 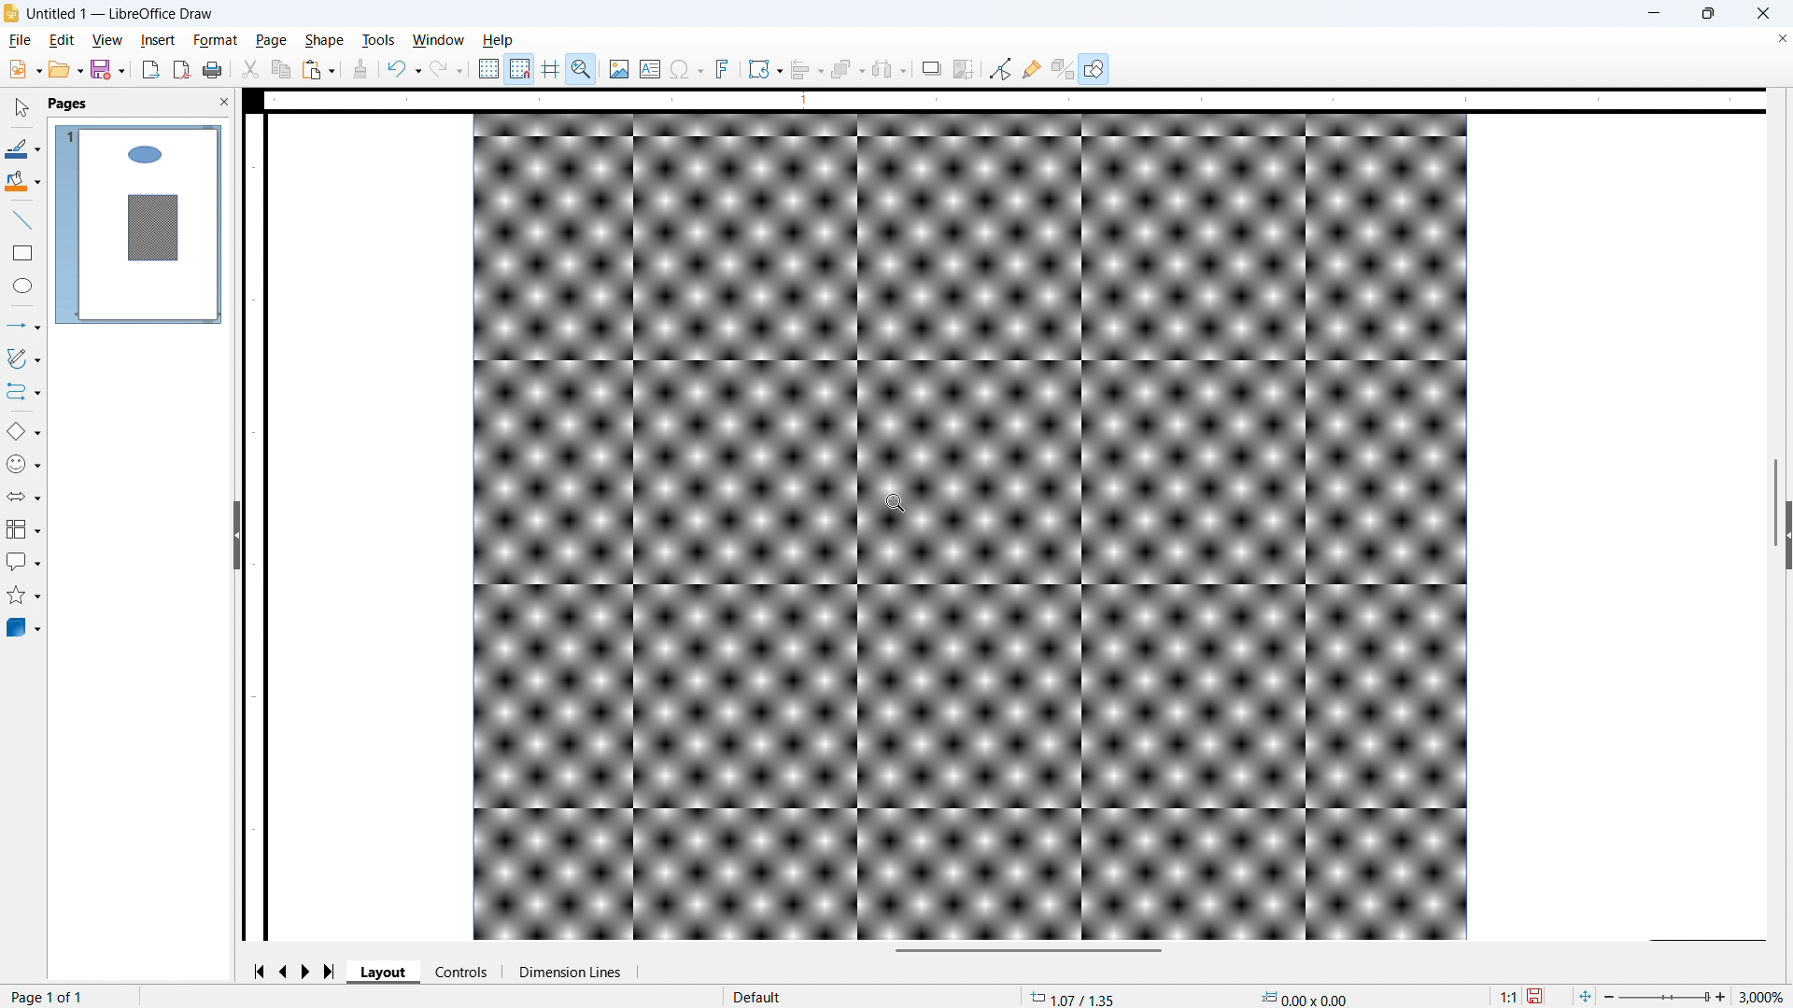 What do you see at coordinates (23, 148) in the screenshot?
I see `Line colour ` at bounding box center [23, 148].